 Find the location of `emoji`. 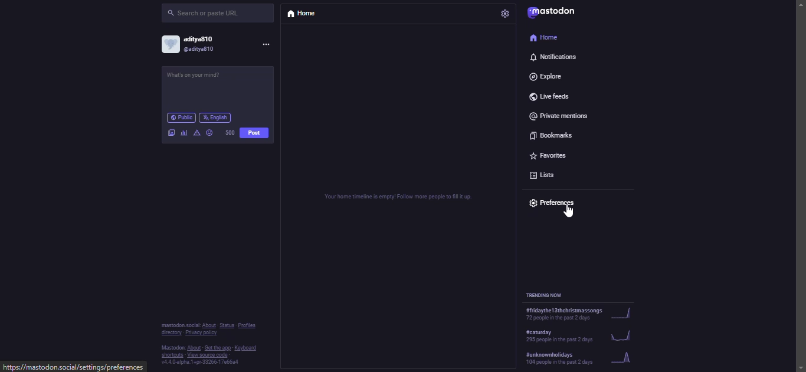

emoji is located at coordinates (210, 133).